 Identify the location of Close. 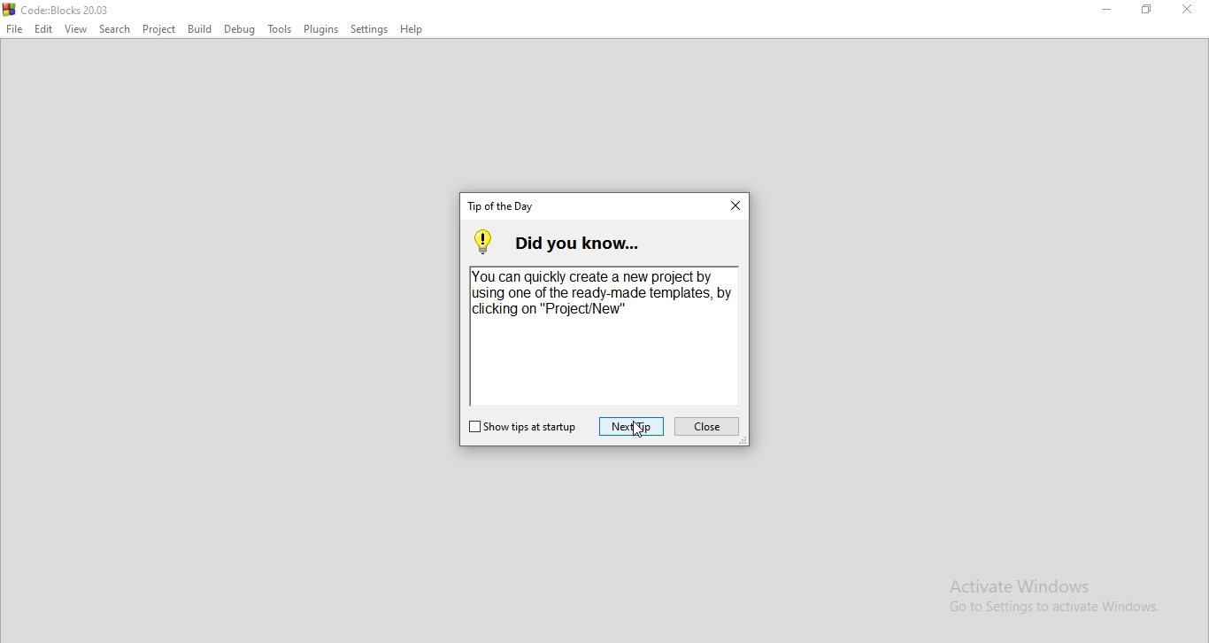
(1183, 10).